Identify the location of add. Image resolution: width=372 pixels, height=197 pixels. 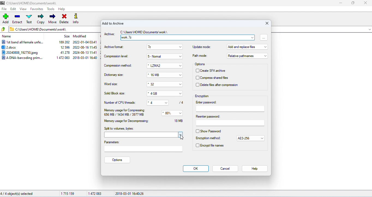
(6, 18).